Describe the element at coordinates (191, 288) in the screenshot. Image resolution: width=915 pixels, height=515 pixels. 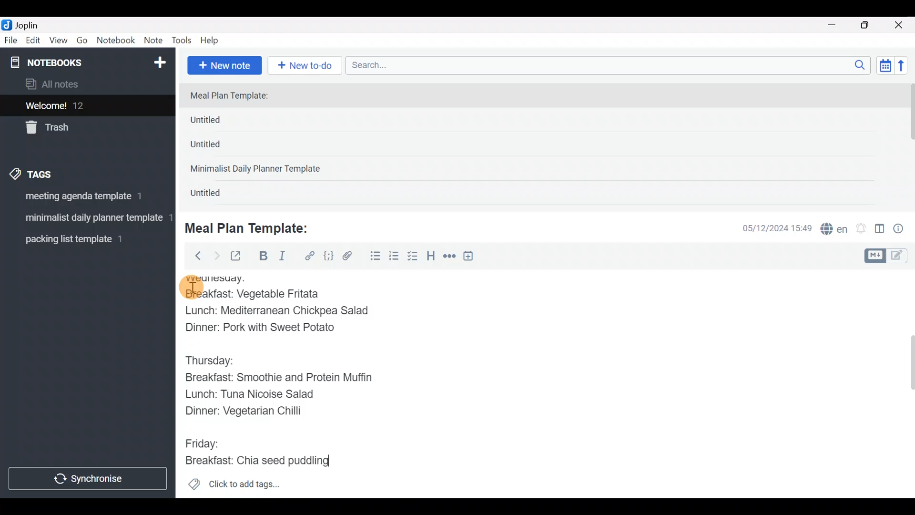
I see `cursor` at that location.